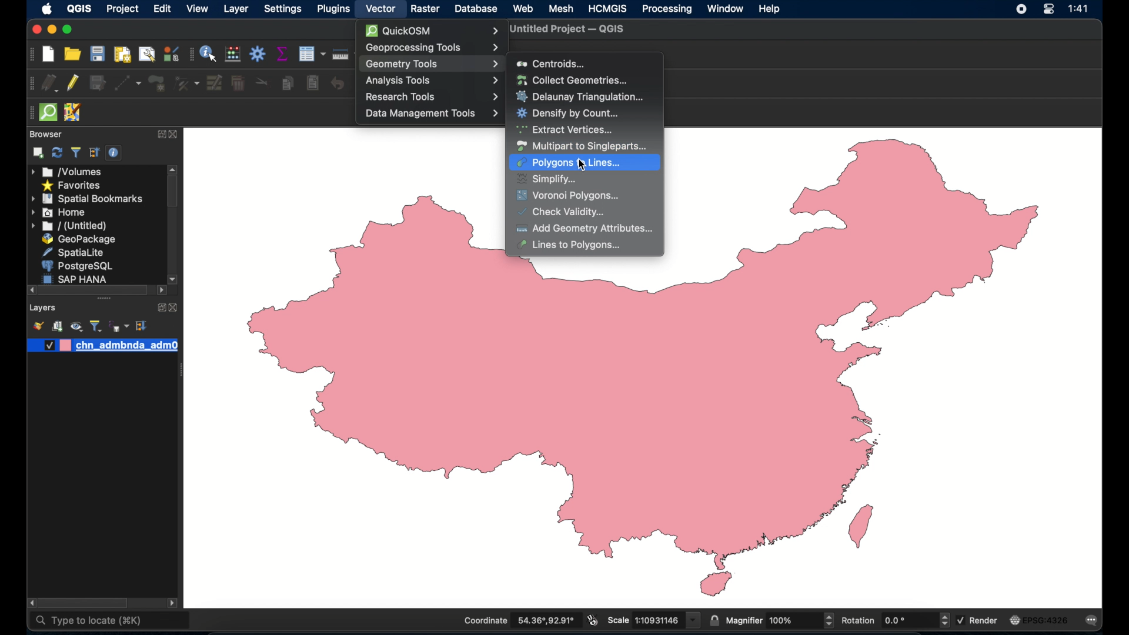 The image size is (1129, 635). Describe the element at coordinates (148, 54) in the screenshot. I see `open layout manager` at that location.